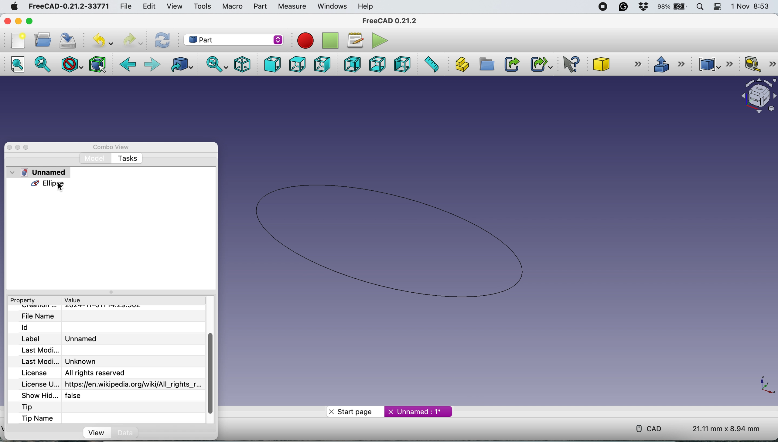 This screenshot has width=778, height=442. What do you see at coordinates (456, 239) in the screenshot?
I see `ellipse` at bounding box center [456, 239].